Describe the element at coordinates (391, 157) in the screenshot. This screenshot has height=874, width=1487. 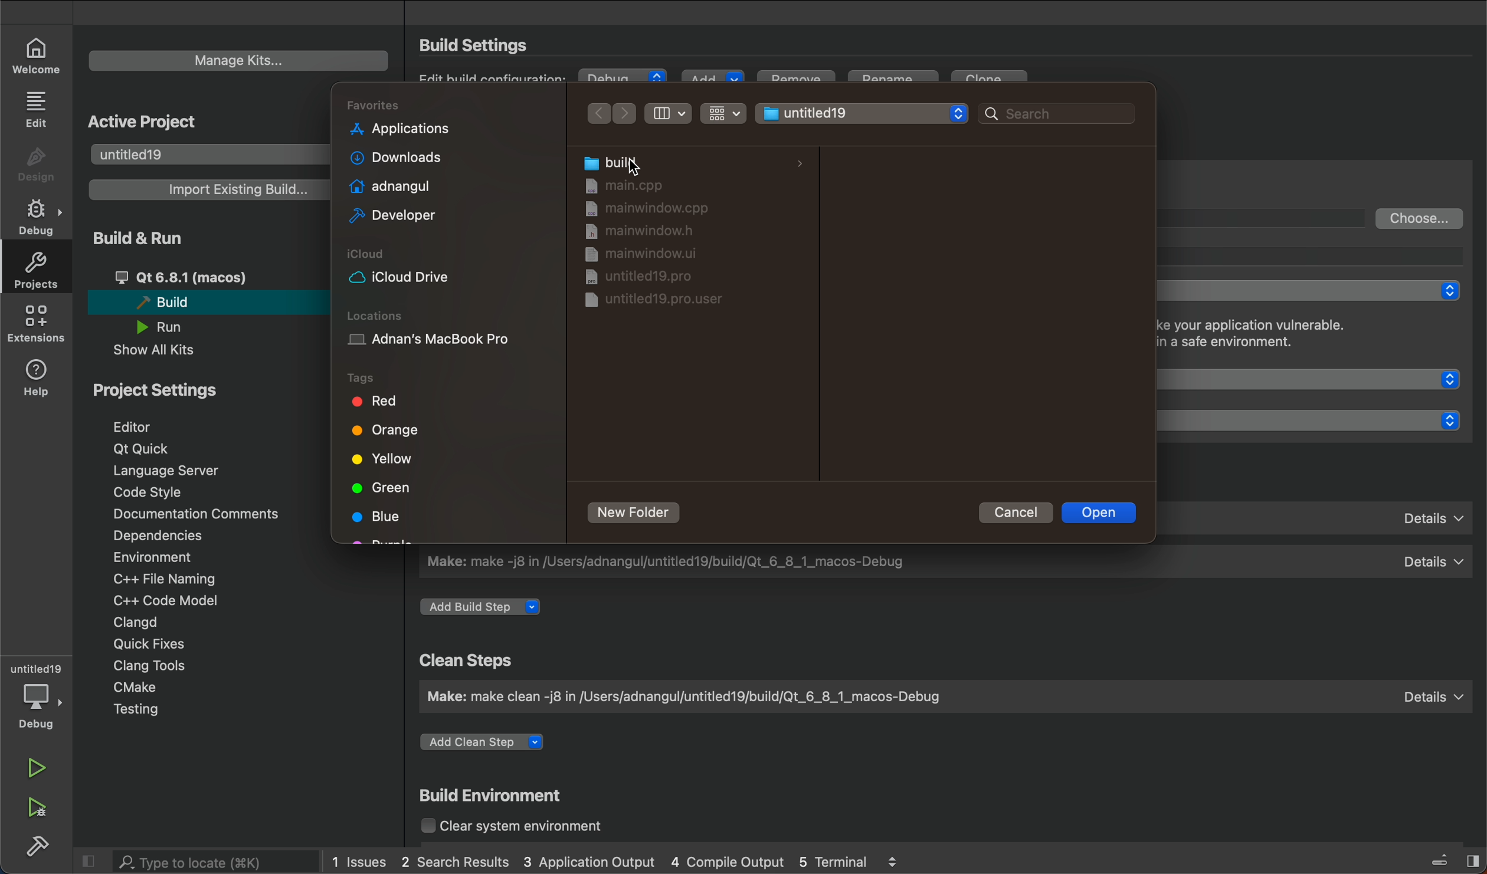
I see `downloads` at that location.